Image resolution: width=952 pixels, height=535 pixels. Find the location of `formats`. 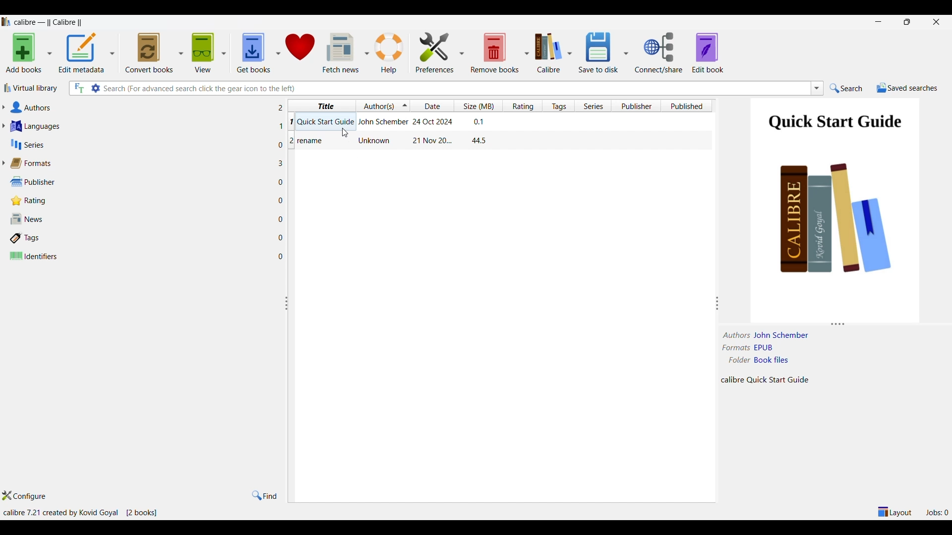

formats is located at coordinates (735, 348).